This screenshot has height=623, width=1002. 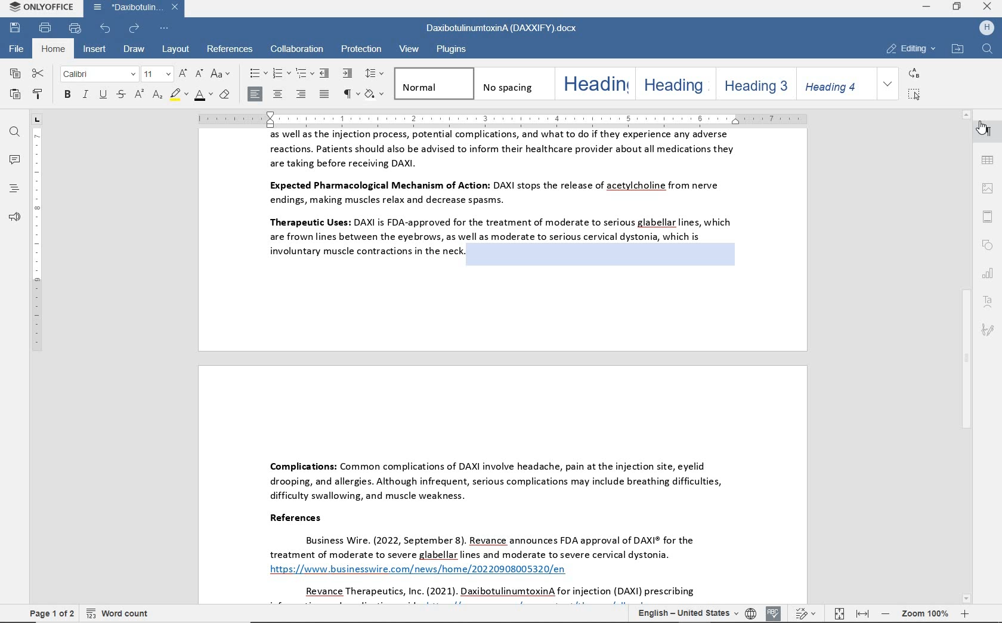 I want to click on insert, so click(x=96, y=50).